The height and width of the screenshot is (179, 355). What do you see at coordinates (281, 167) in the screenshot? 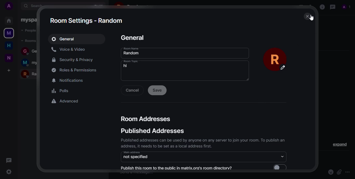
I see `enable` at bounding box center [281, 167].